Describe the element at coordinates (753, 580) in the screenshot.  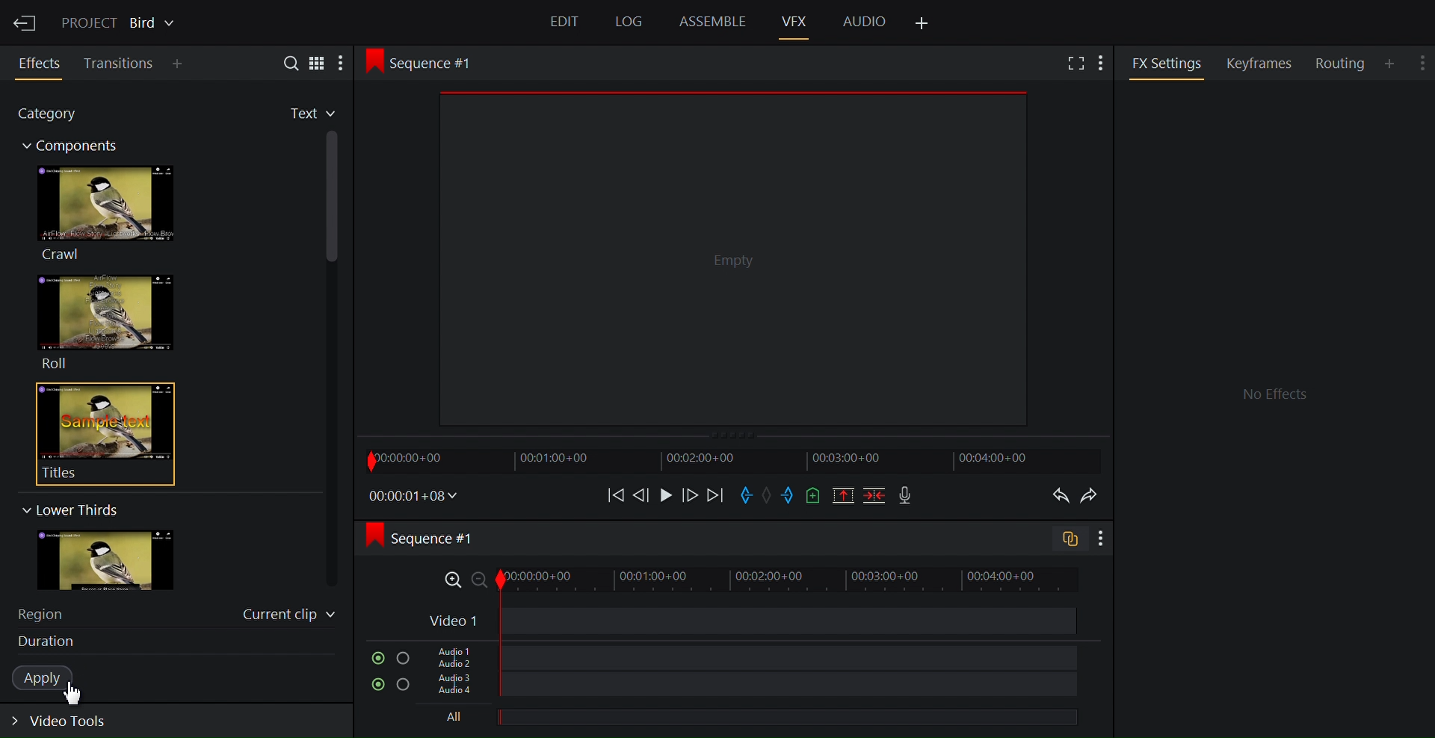
I see `Zoom Timeline` at that location.